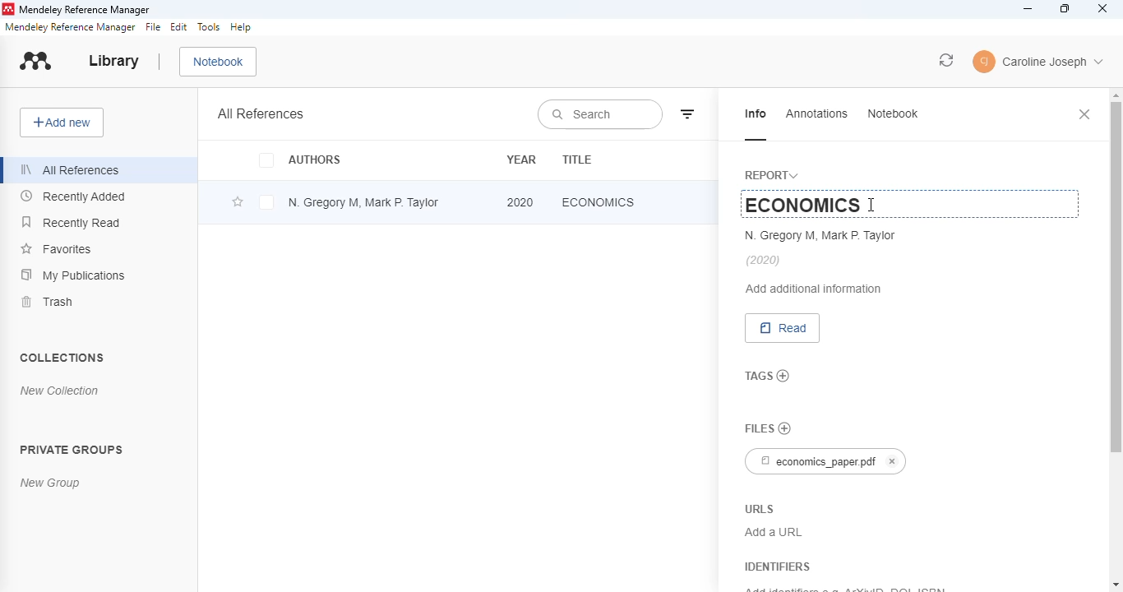 This screenshot has height=592, width=1123. I want to click on logo, so click(8, 9).